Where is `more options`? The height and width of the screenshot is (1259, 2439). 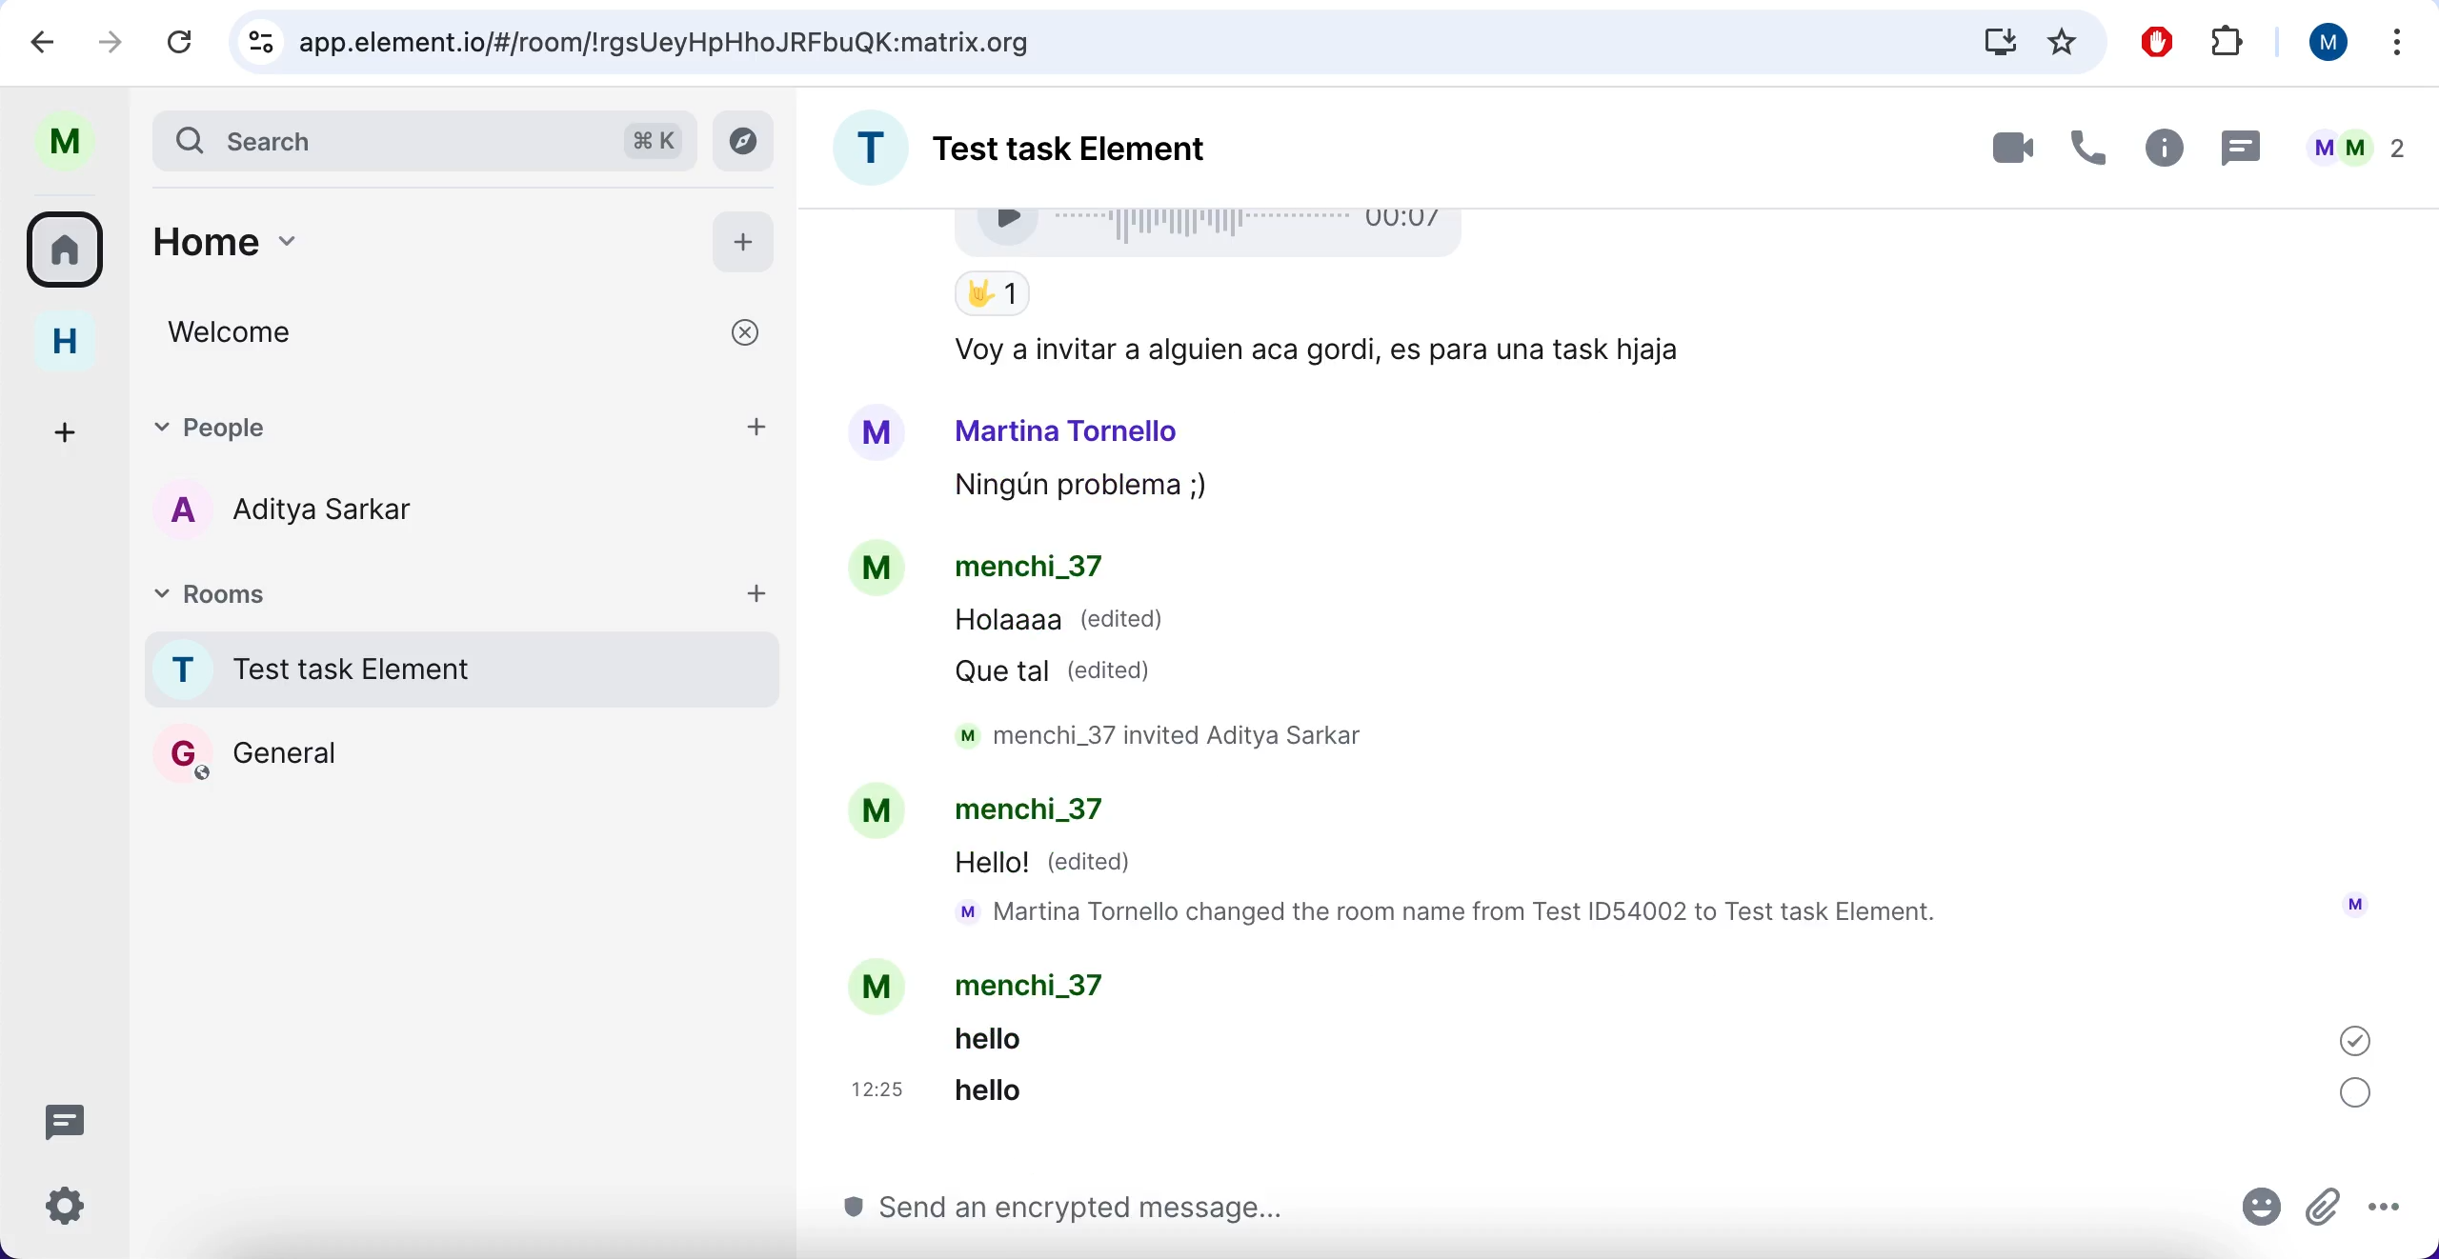 more options is located at coordinates (2383, 1208).